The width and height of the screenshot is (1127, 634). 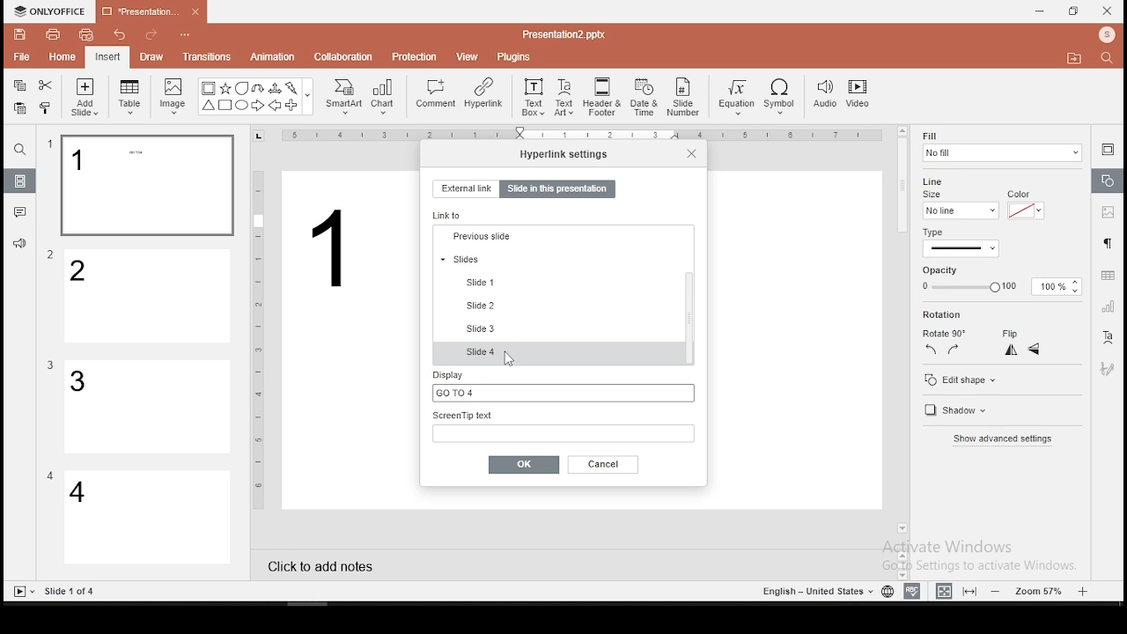 I want to click on clone formatting, so click(x=46, y=107).